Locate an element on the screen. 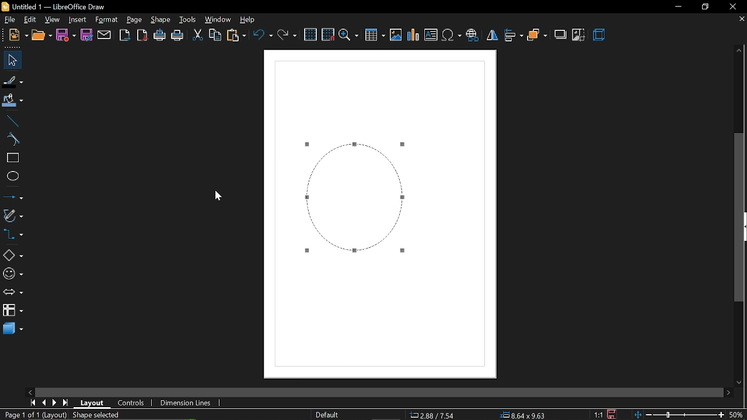 The width and height of the screenshot is (747, 420). go to last page is located at coordinates (67, 403).